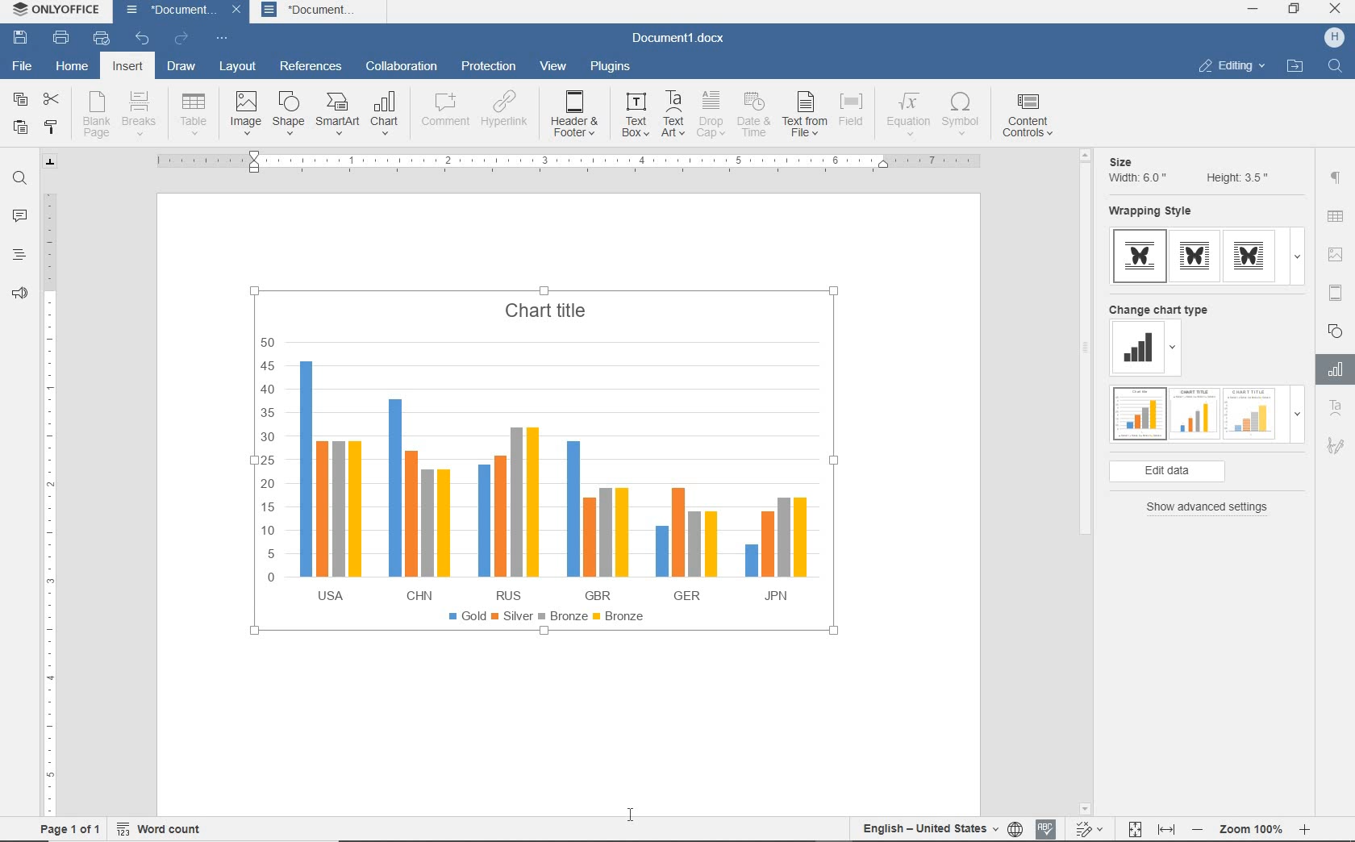 The image size is (1355, 842). I want to click on chart, so click(548, 468).